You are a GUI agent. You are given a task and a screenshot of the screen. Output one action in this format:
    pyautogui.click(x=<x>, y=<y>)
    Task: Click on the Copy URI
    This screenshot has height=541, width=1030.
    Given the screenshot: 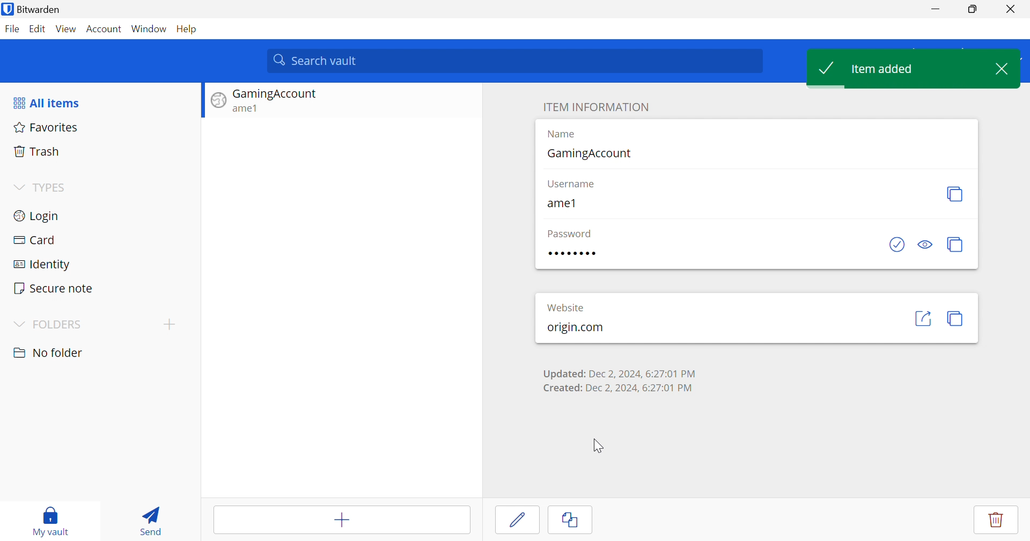 What is the action you would take?
    pyautogui.click(x=955, y=317)
    